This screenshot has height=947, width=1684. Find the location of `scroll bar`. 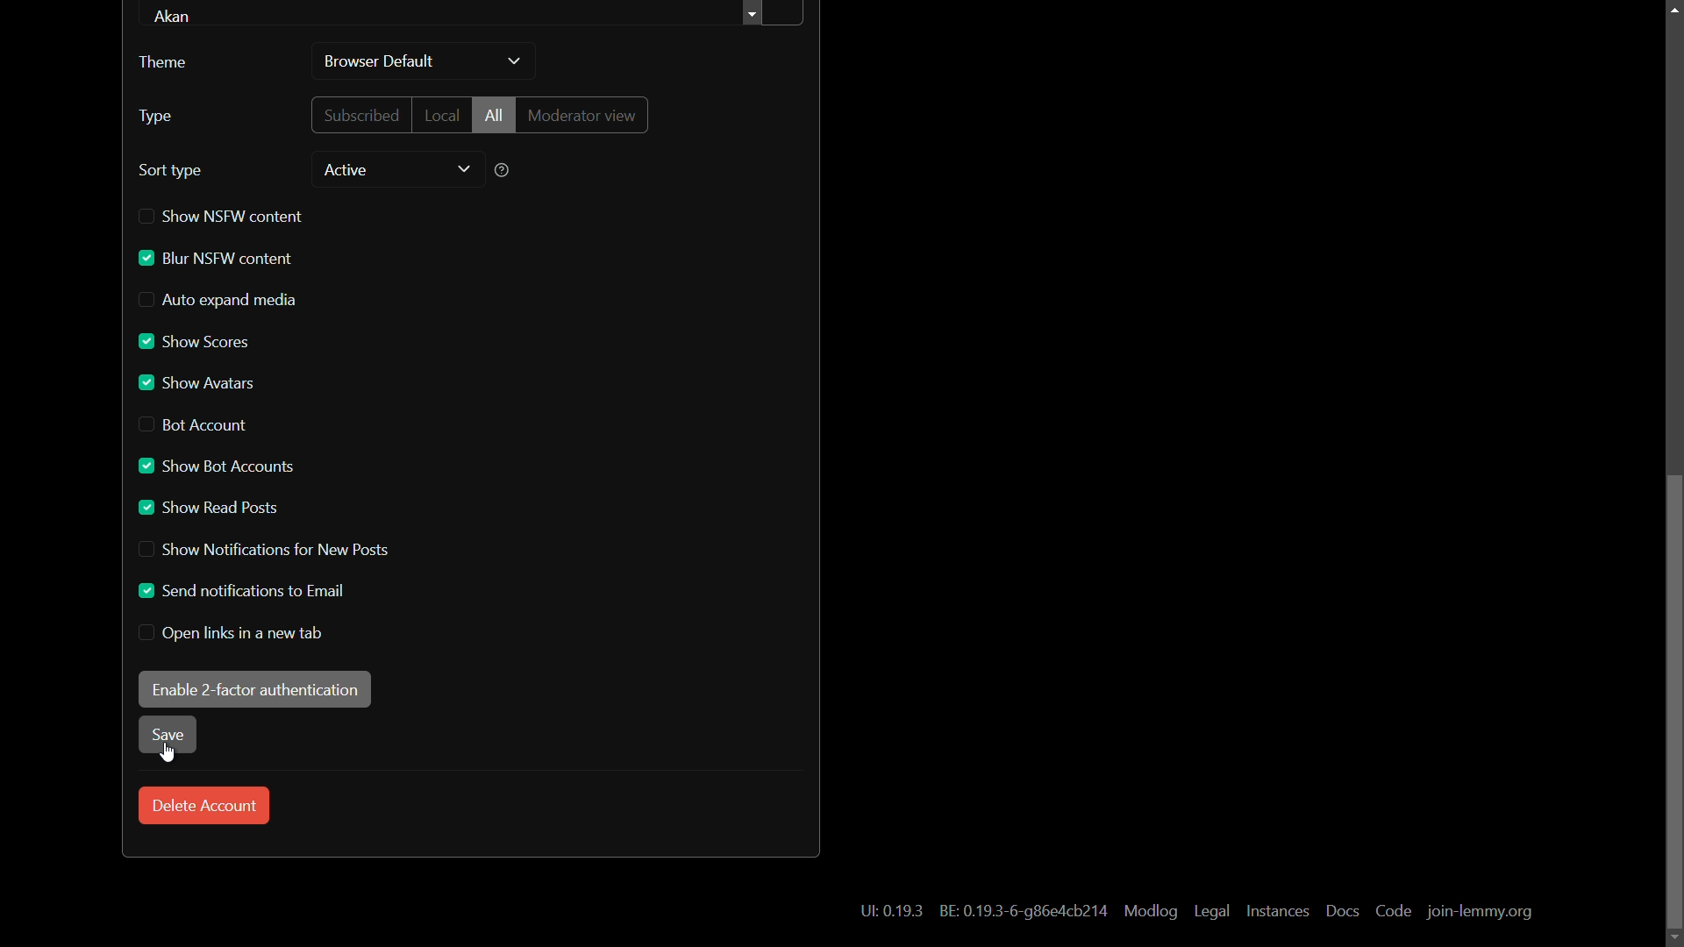

scroll bar is located at coordinates (1673, 703).